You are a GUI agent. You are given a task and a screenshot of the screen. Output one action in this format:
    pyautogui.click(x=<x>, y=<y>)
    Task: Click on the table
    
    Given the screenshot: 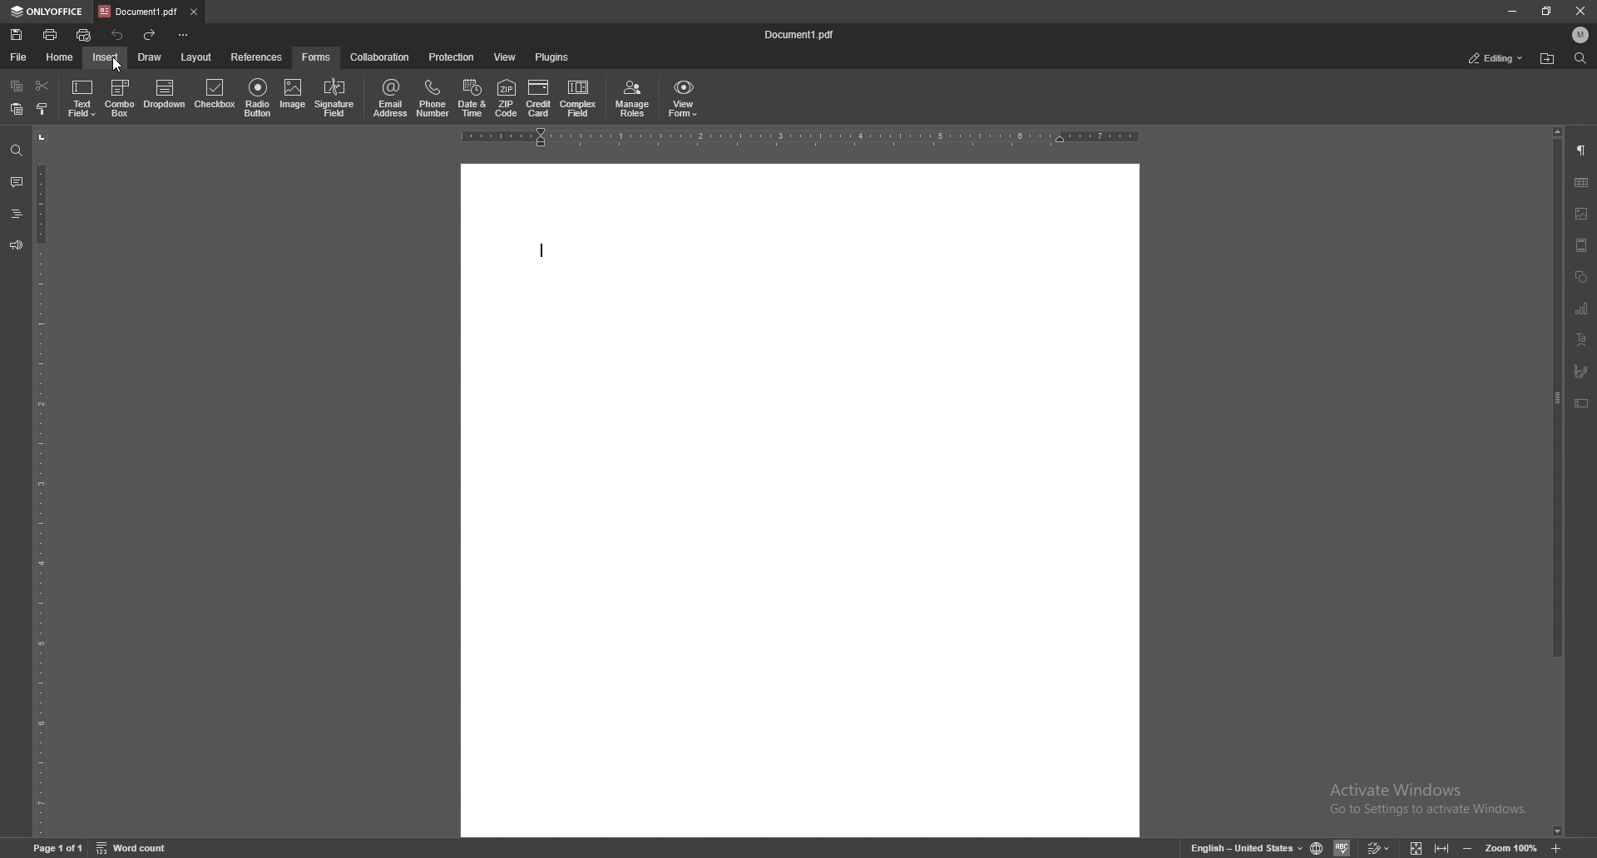 What is the action you would take?
    pyautogui.click(x=1583, y=183)
    